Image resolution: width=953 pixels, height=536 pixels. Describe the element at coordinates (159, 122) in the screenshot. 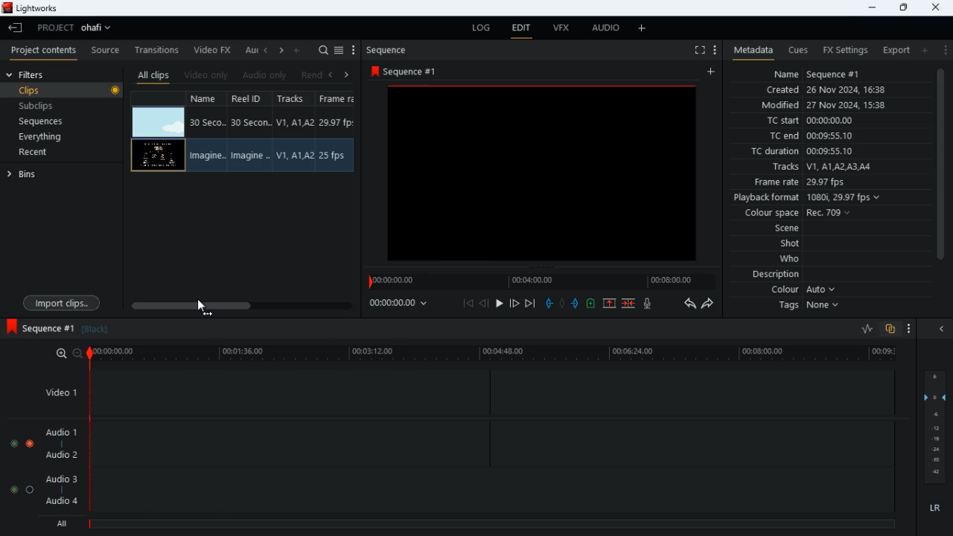

I see `videos` at that location.